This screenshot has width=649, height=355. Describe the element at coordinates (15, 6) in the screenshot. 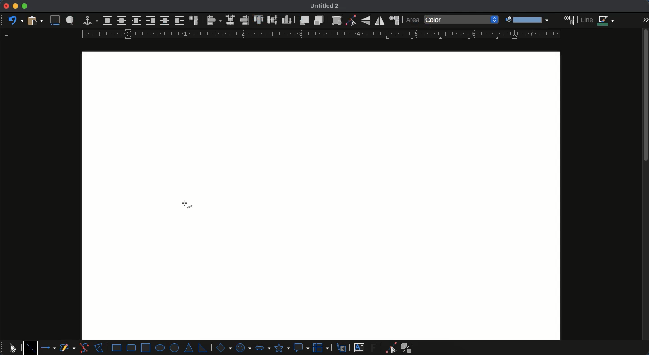

I see `minimize` at that location.